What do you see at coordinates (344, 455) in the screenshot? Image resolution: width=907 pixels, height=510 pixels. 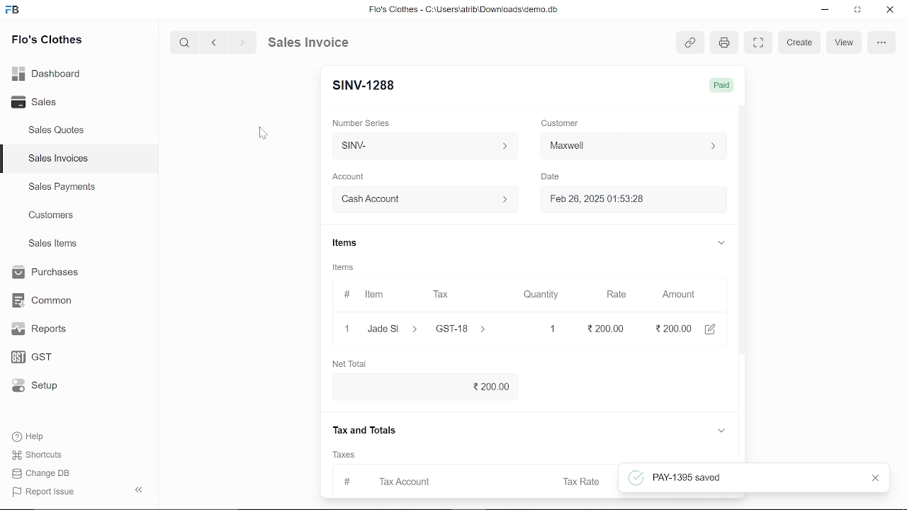 I see `‘Taxes` at bounding box center [344, 455].